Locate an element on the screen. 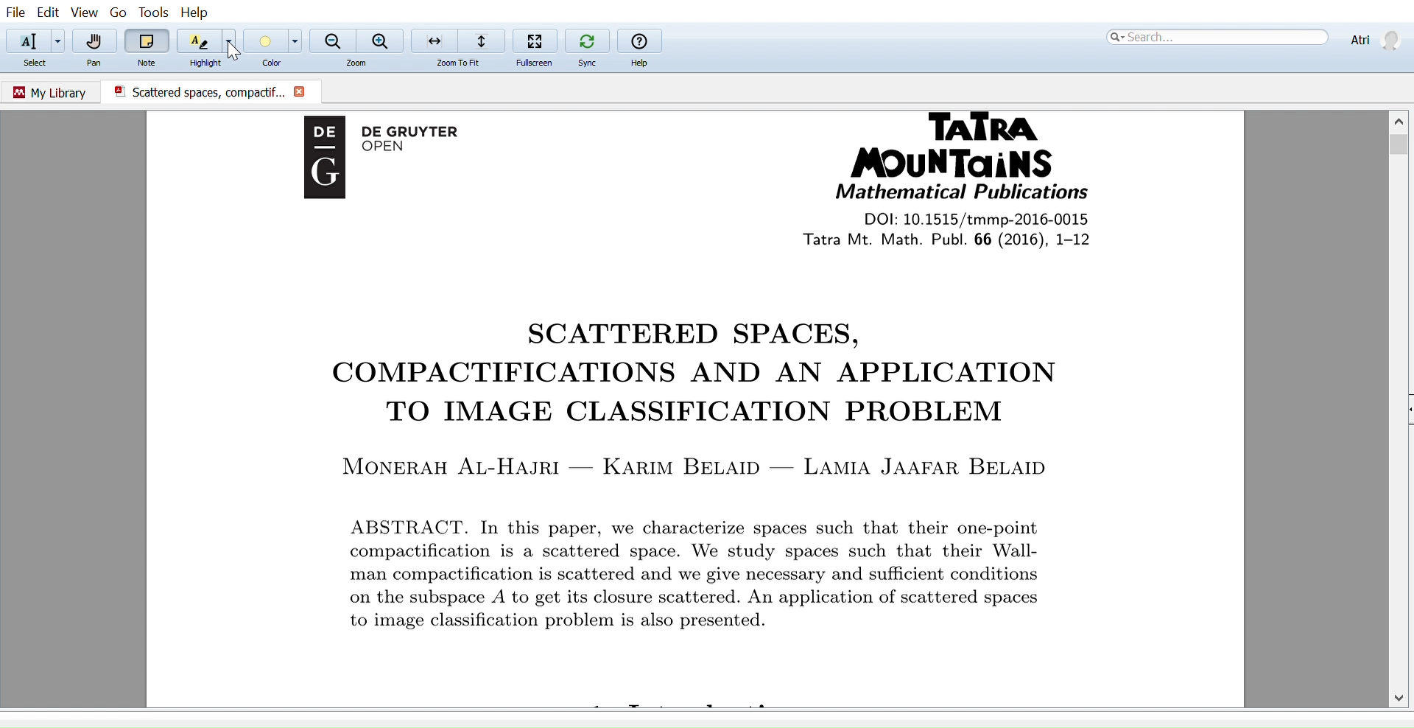 This screenshot has height=728, width=1414. cursor is located at coordinates (236, 50).